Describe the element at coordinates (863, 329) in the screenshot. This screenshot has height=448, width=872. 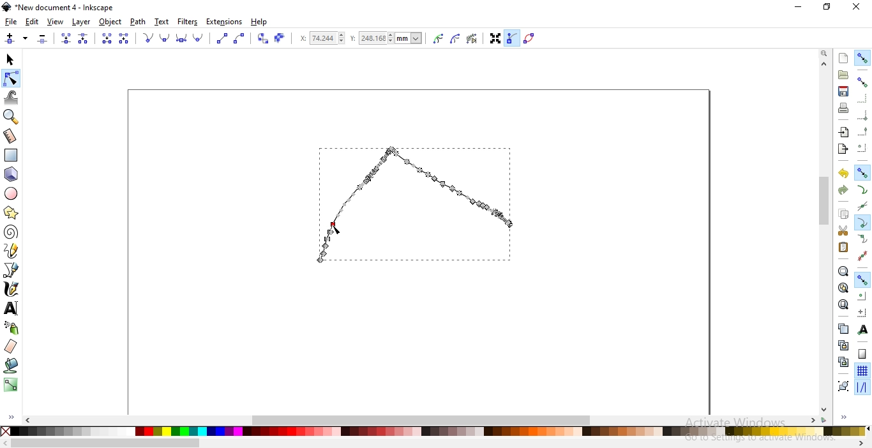
I see `snap text anchors and baseline` at that location.